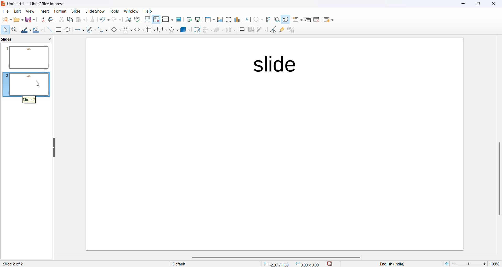  I want to click on Object distribution, so click(230, 30).